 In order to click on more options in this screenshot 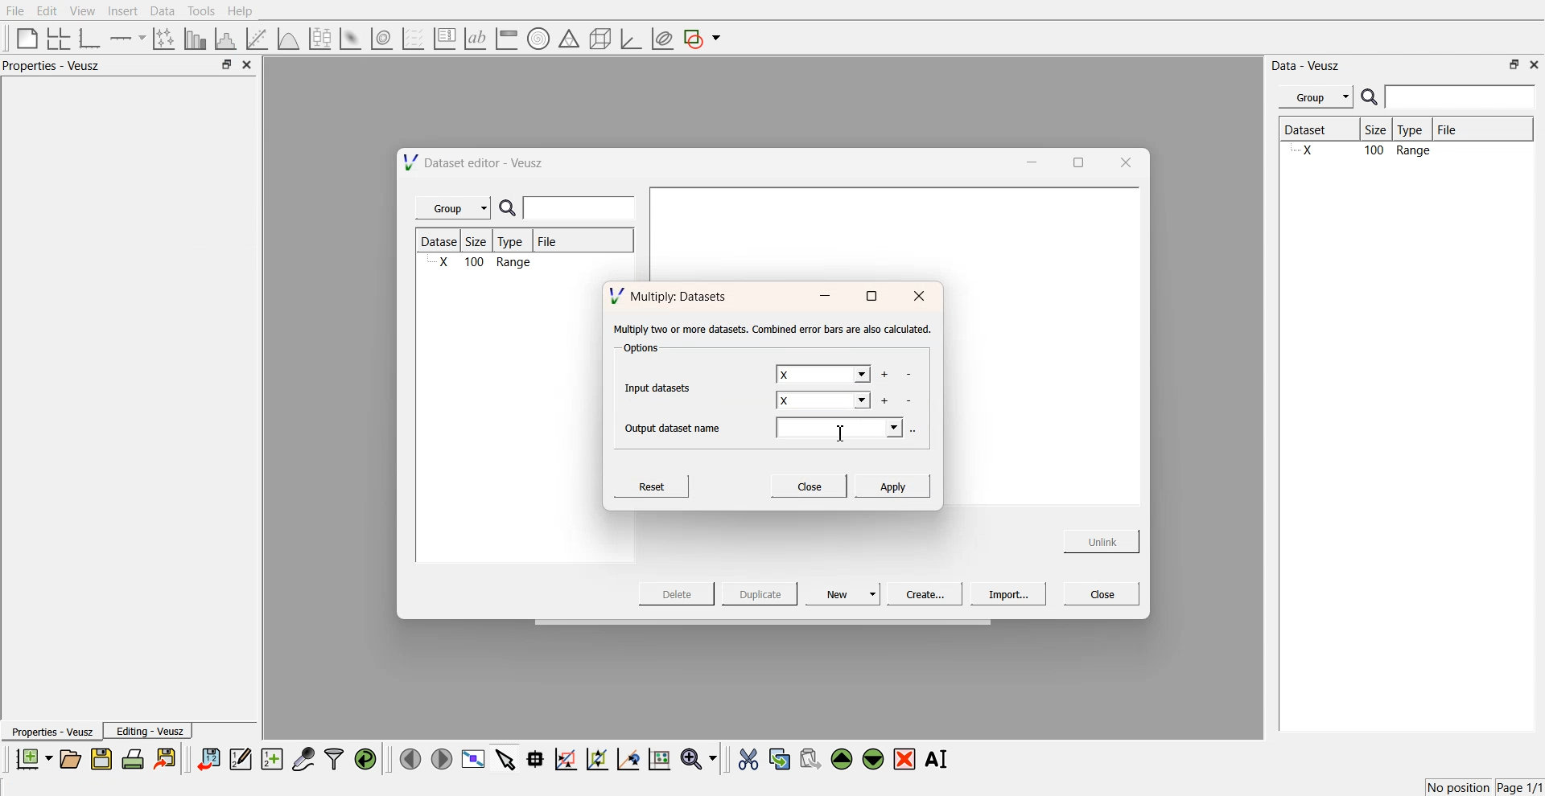, I will do `click(917, 429)`.